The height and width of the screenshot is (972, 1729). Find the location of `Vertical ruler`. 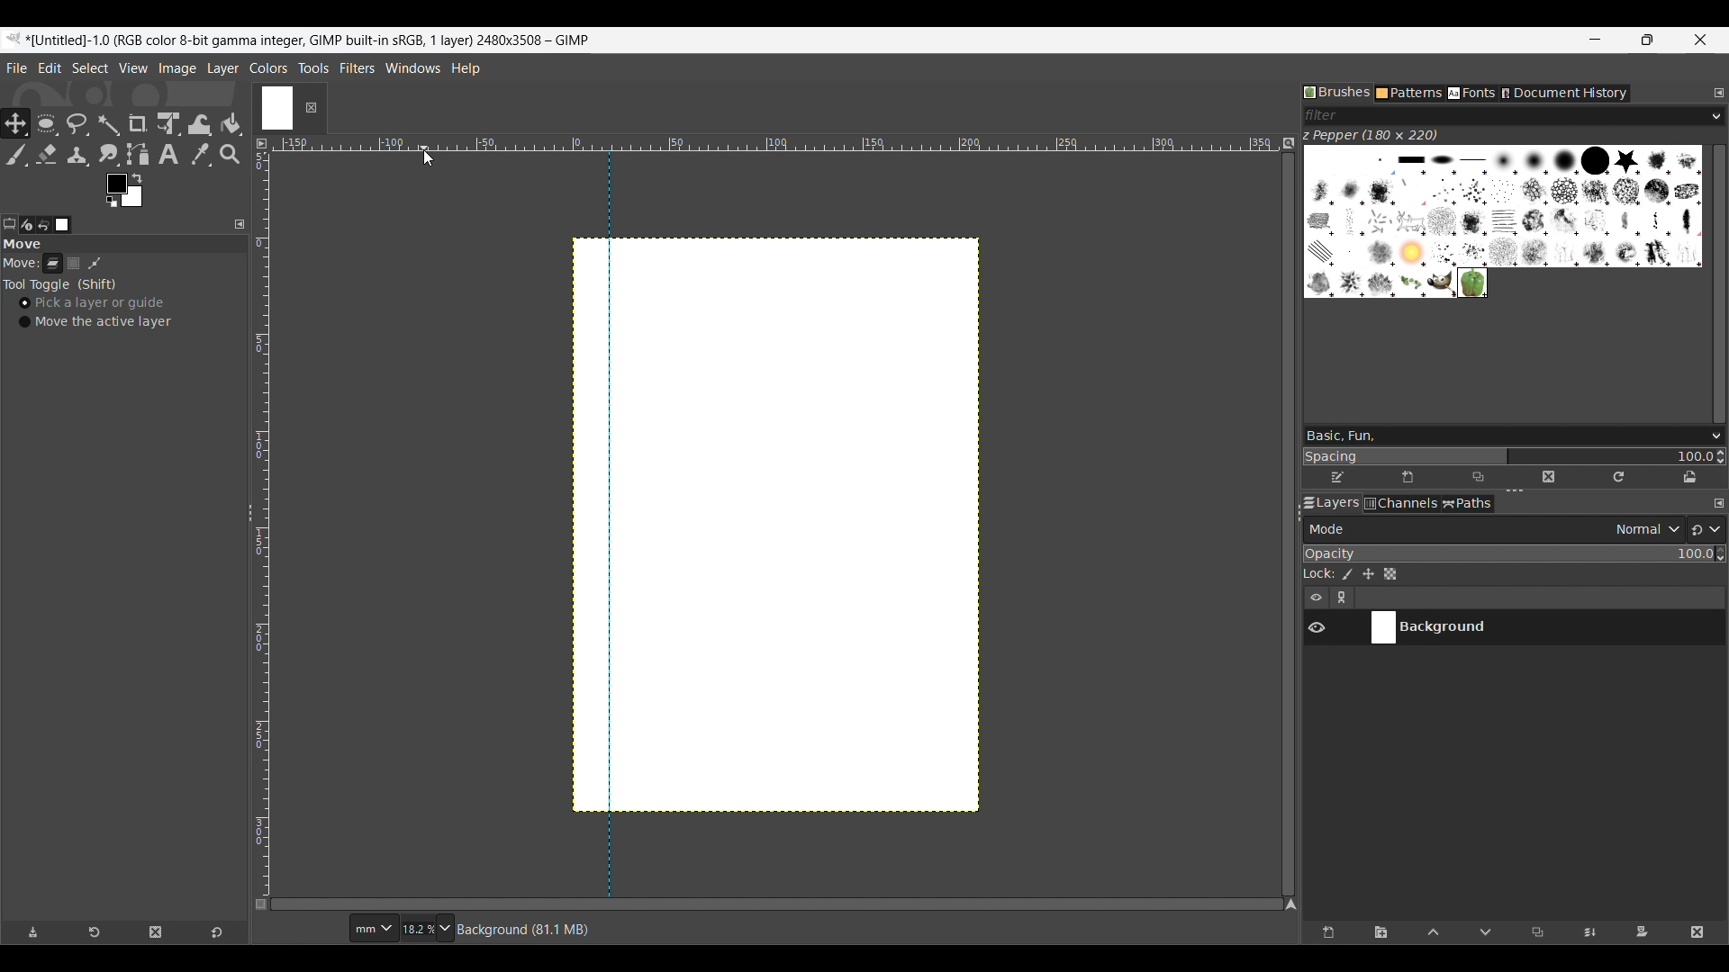

Vertical ruler is located at coordinates (267, 519).